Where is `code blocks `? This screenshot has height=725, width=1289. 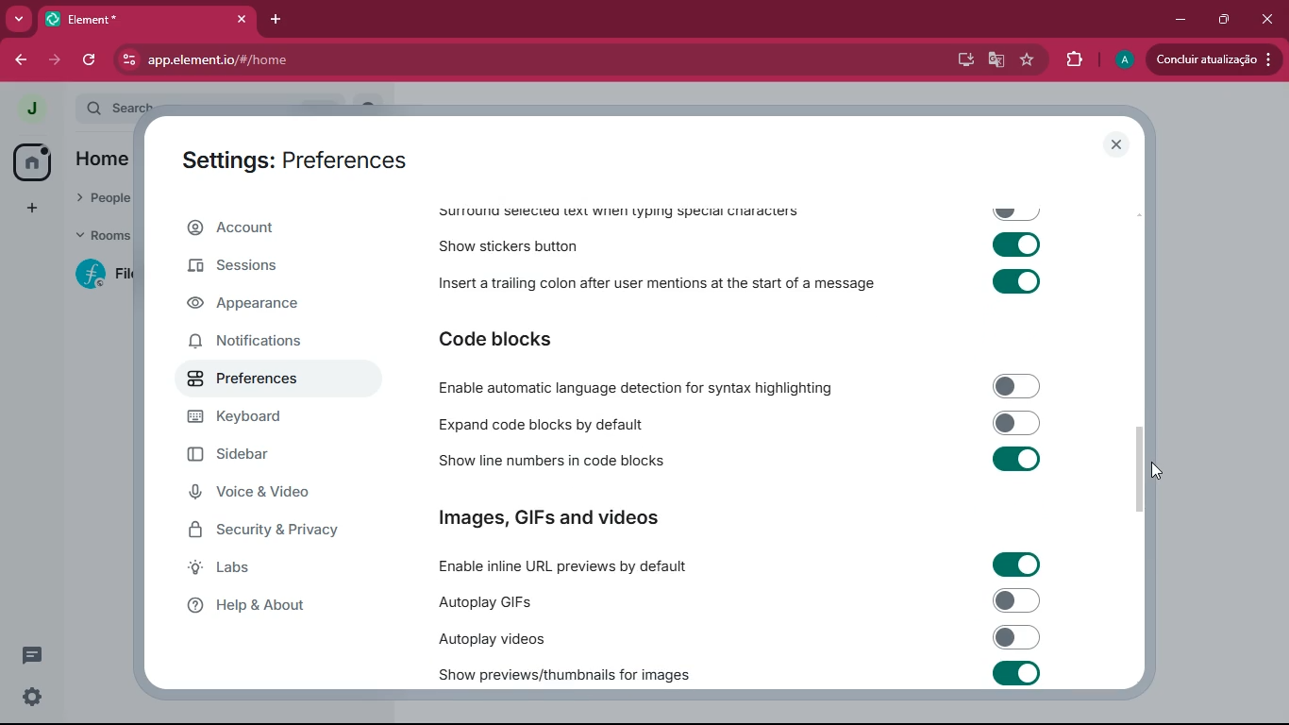
code blocks  is located at coordinates (507, 337).